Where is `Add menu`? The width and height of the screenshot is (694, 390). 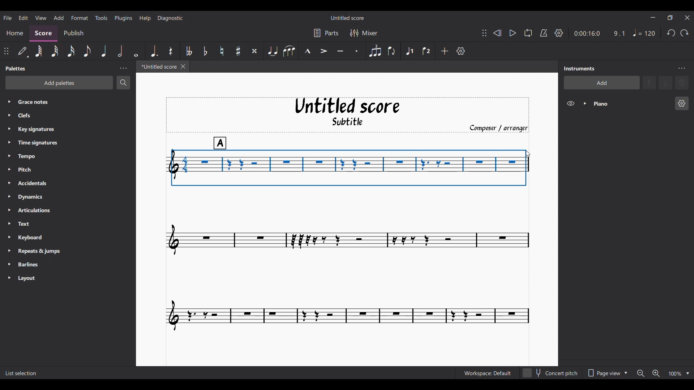
Add menu is located at coordinates (59, 18).